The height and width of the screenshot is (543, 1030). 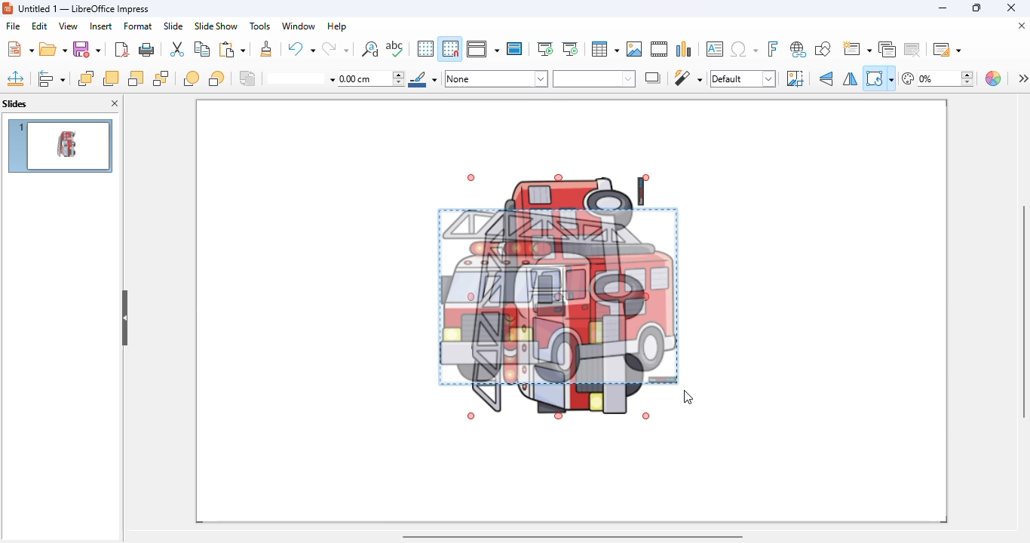 I want to click on align objects, so click(x=51, y=78).